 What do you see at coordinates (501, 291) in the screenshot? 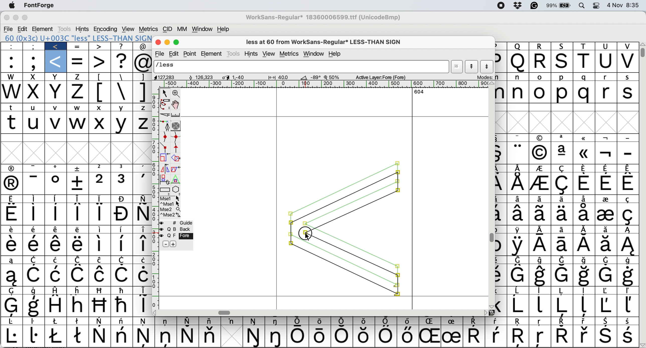
I see `Symbol` at bounding box center [501, 291].